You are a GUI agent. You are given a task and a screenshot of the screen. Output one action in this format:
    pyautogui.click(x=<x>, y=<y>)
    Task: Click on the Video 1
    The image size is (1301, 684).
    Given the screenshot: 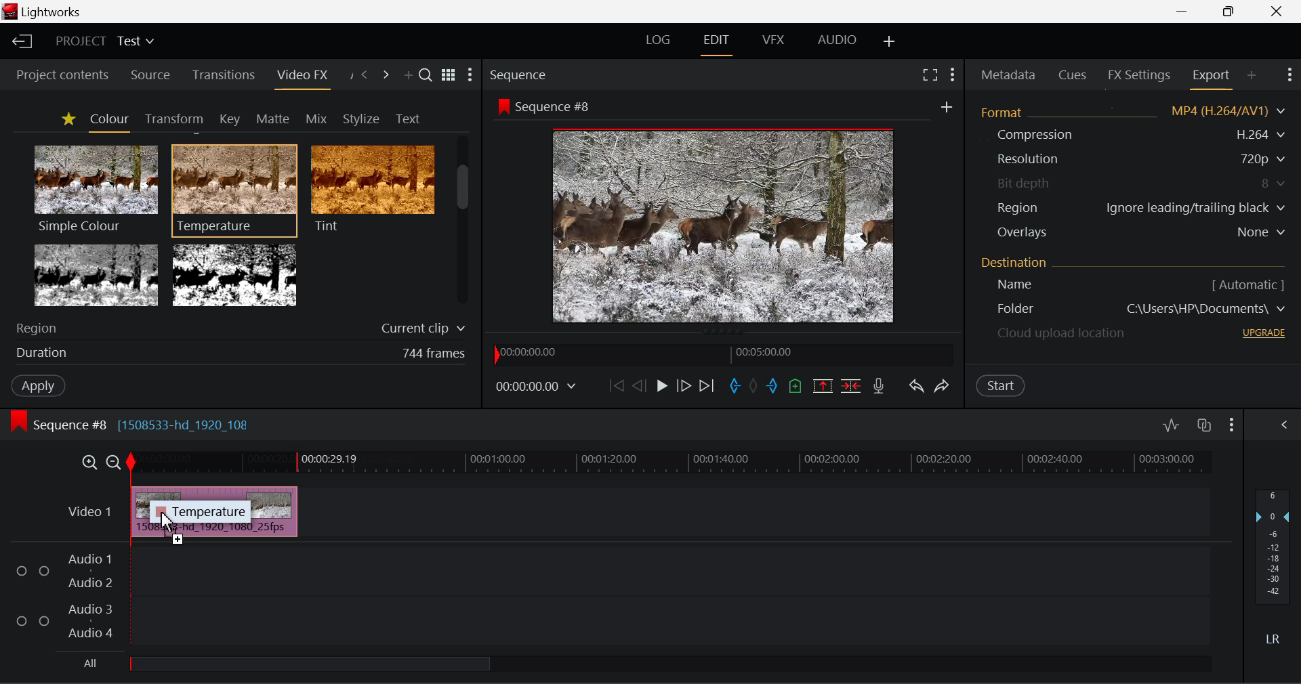 What is the action you would take?
    pyautogui.click(x=89, y=512)
    